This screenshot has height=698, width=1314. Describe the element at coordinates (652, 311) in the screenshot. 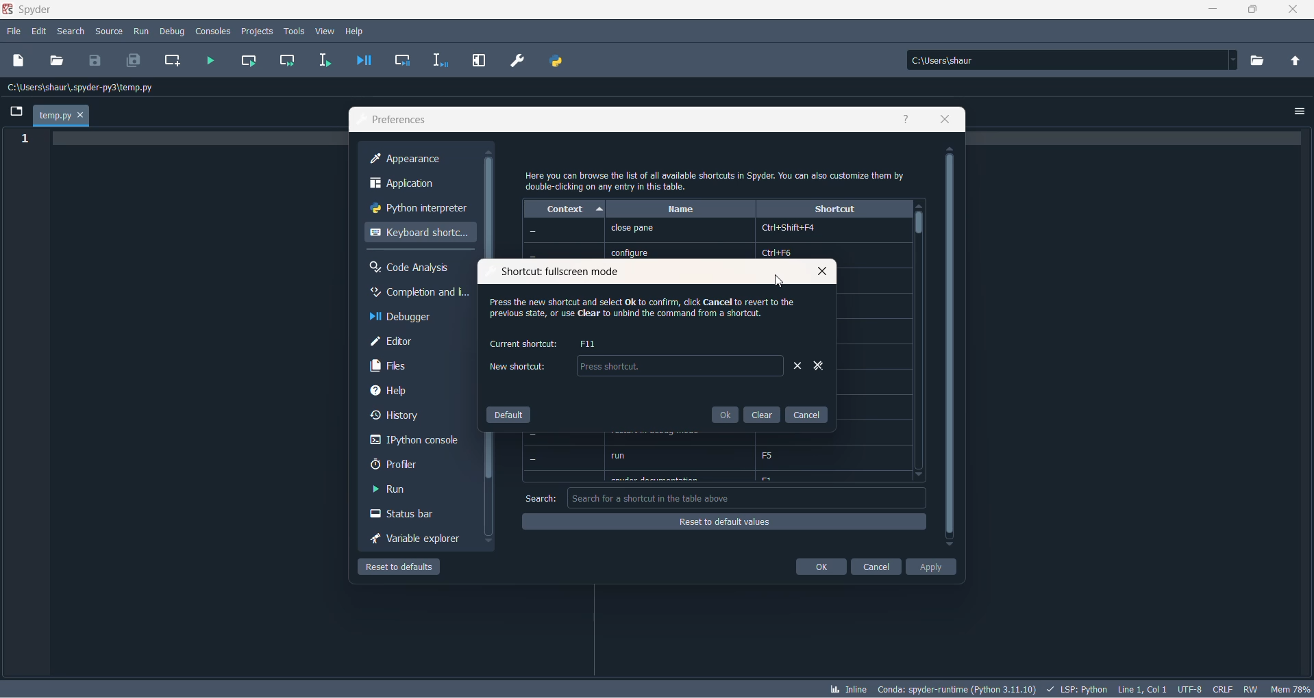

I see `text` at that location.